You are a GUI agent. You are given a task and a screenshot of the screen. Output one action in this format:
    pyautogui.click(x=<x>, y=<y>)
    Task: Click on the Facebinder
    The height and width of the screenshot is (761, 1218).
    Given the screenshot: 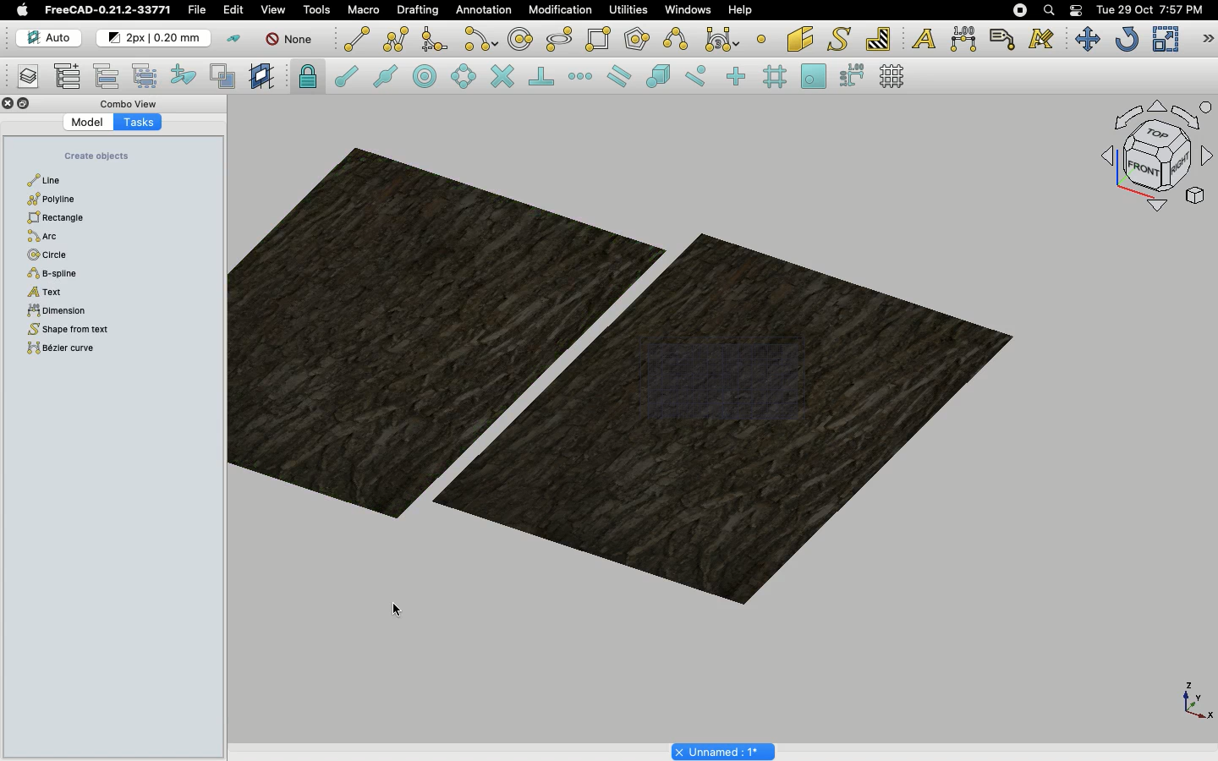 What is the action you would take?
    pyautogui.click(x=800, y=41)
    